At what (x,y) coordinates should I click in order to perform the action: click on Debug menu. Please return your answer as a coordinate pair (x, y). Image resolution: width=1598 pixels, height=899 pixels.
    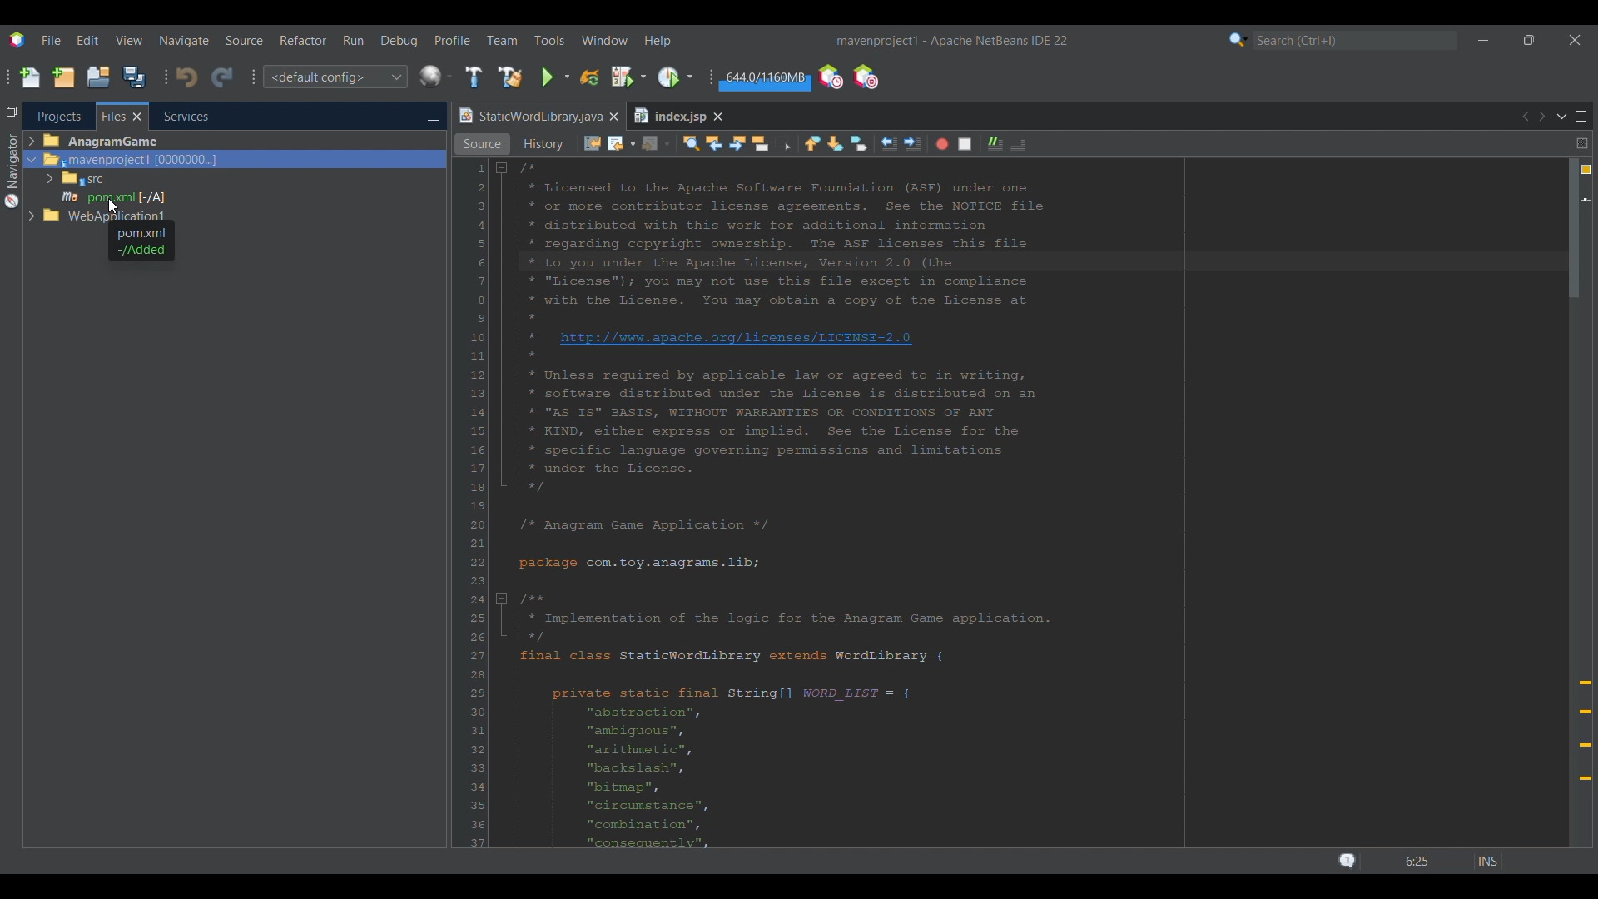
    Looking at the image, I should click on (399, 41).